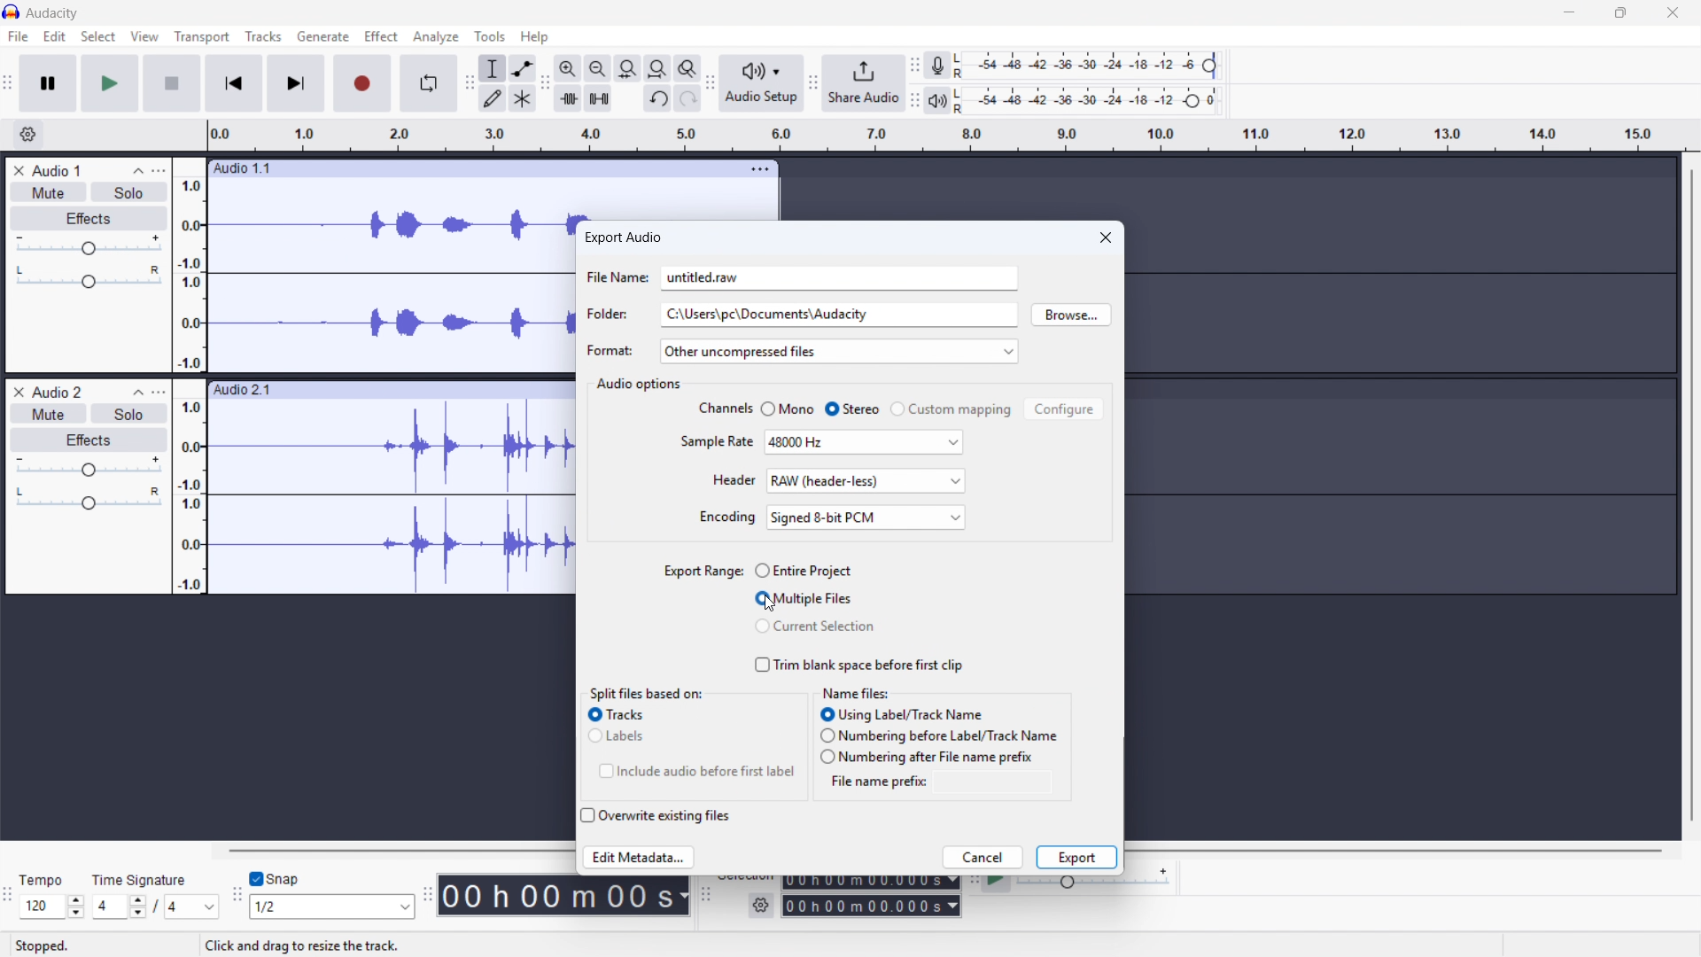 This screenshot has height=957, width=1701. I want to click on status: stopped, so click(43, 946).